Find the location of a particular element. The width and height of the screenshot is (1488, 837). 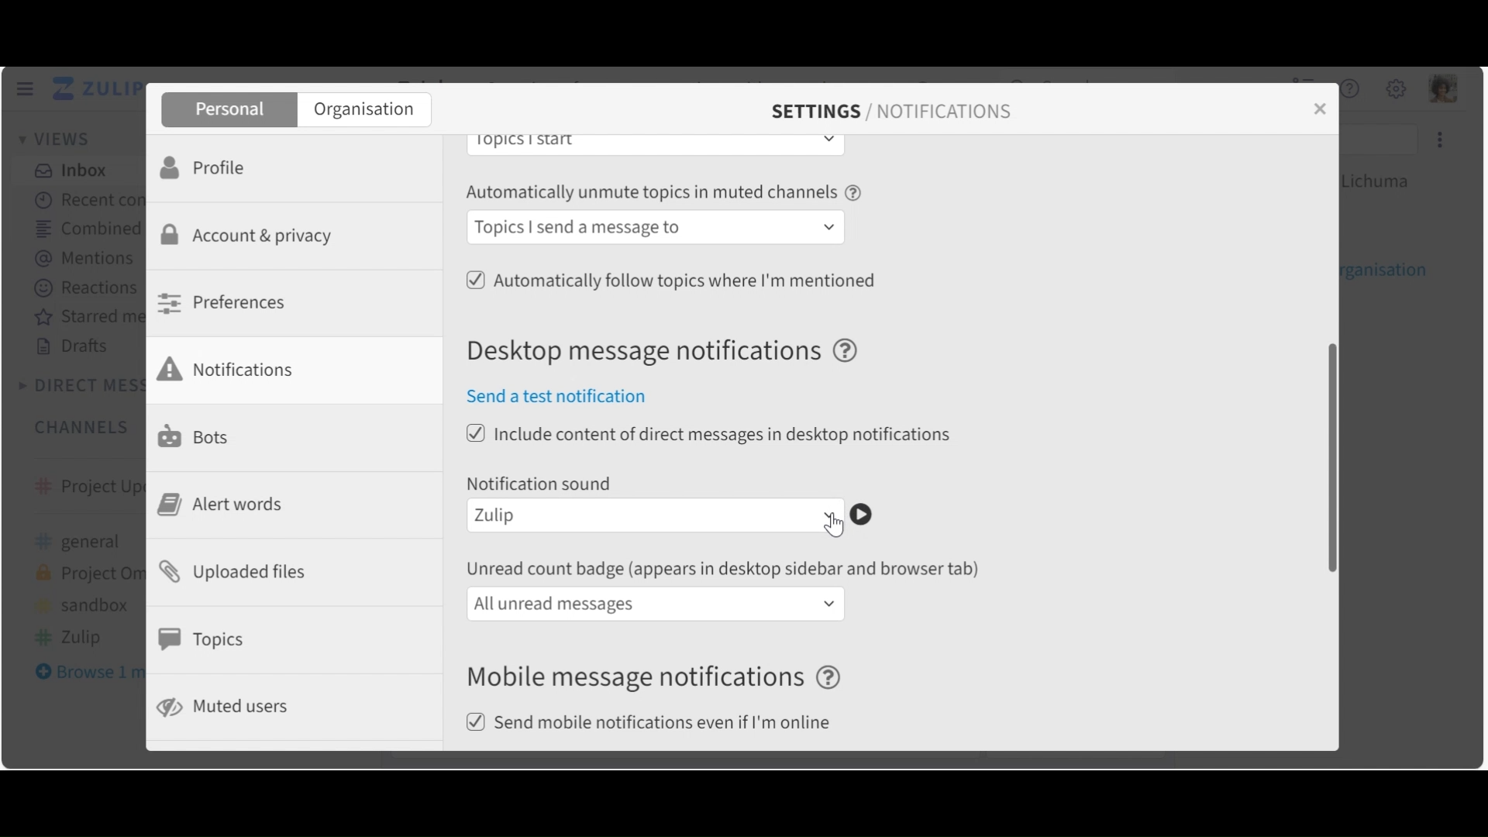

SETTINGS / NOTIFICATIONS is located at coordinates (891, 112).